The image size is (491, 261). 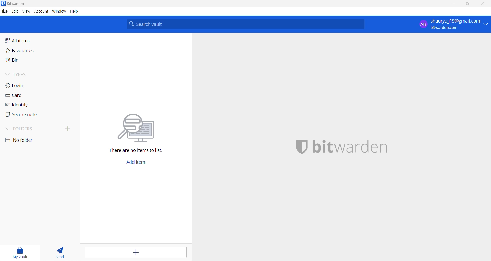 I want to click on Bin, so click(x=33, y=61).